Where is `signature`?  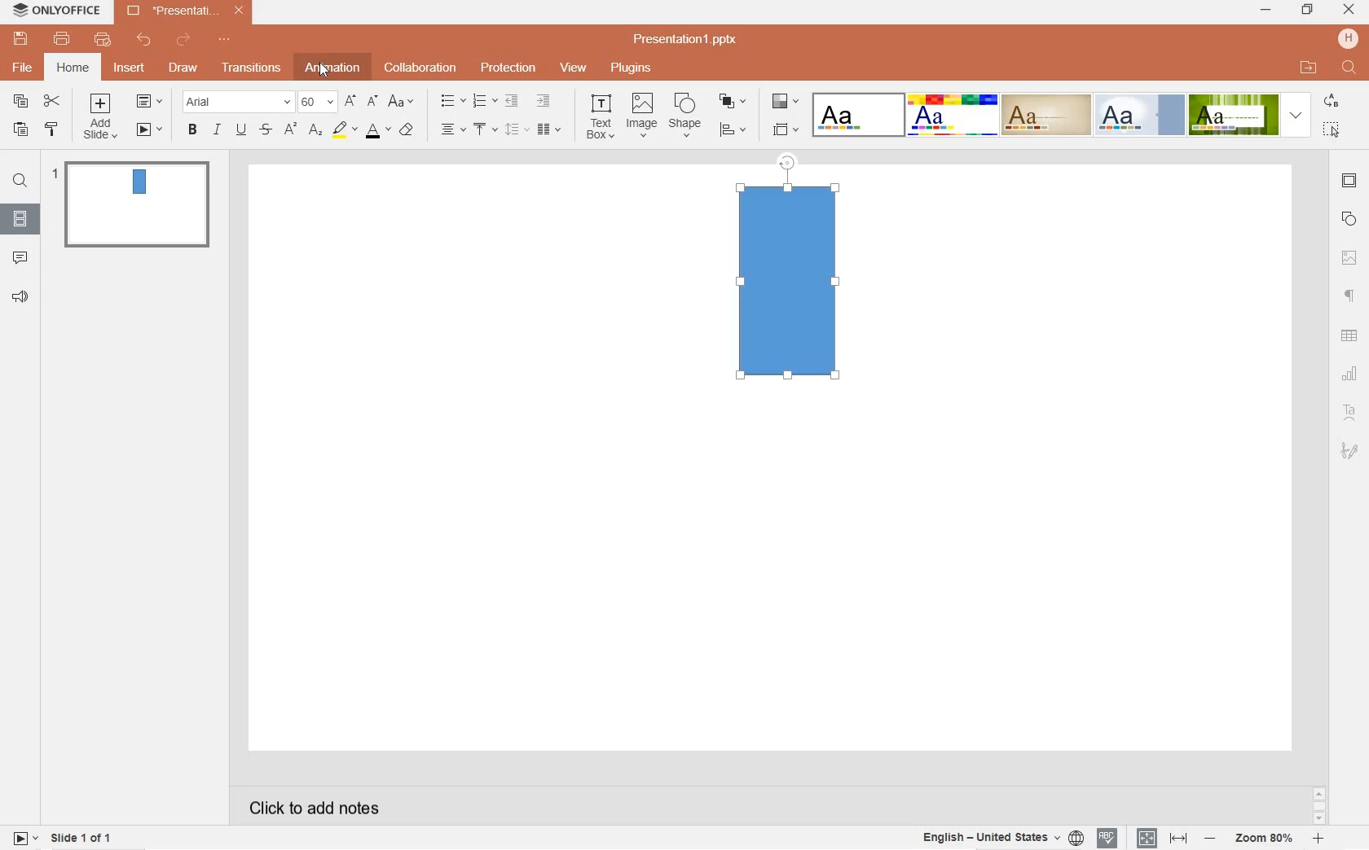
signature is located at coordinates (1350, 450).